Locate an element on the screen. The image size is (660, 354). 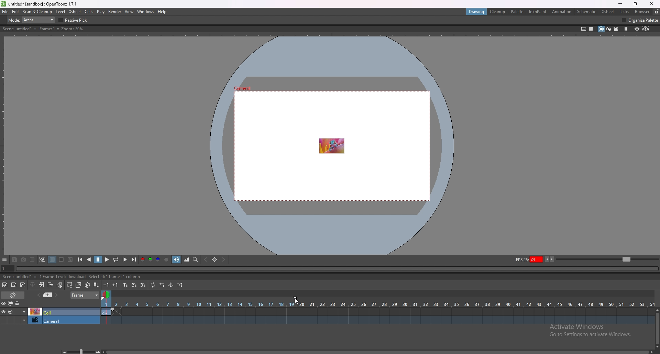
level is located at coordinates (60, 12).